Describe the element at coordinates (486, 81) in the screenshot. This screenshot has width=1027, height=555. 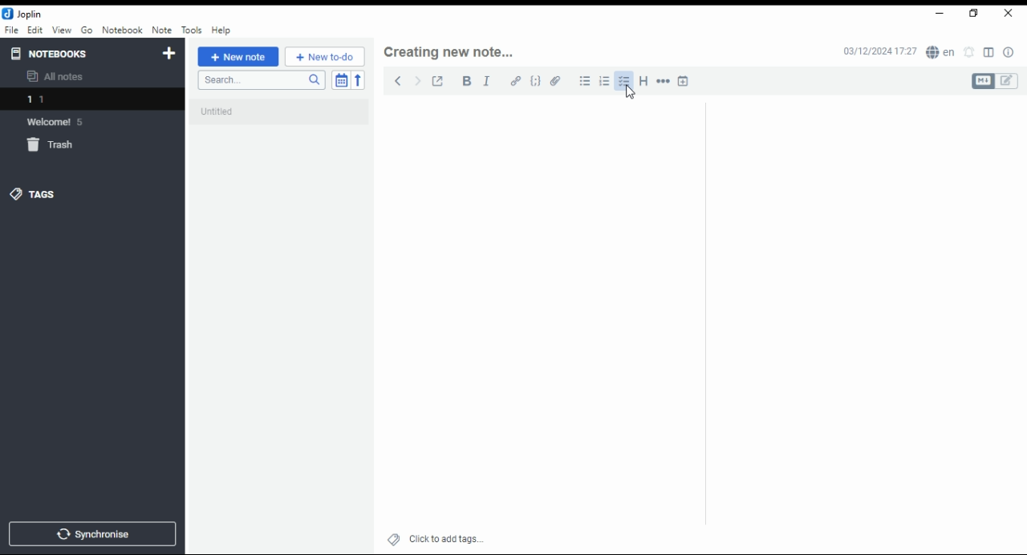
I see `italics` at that location.